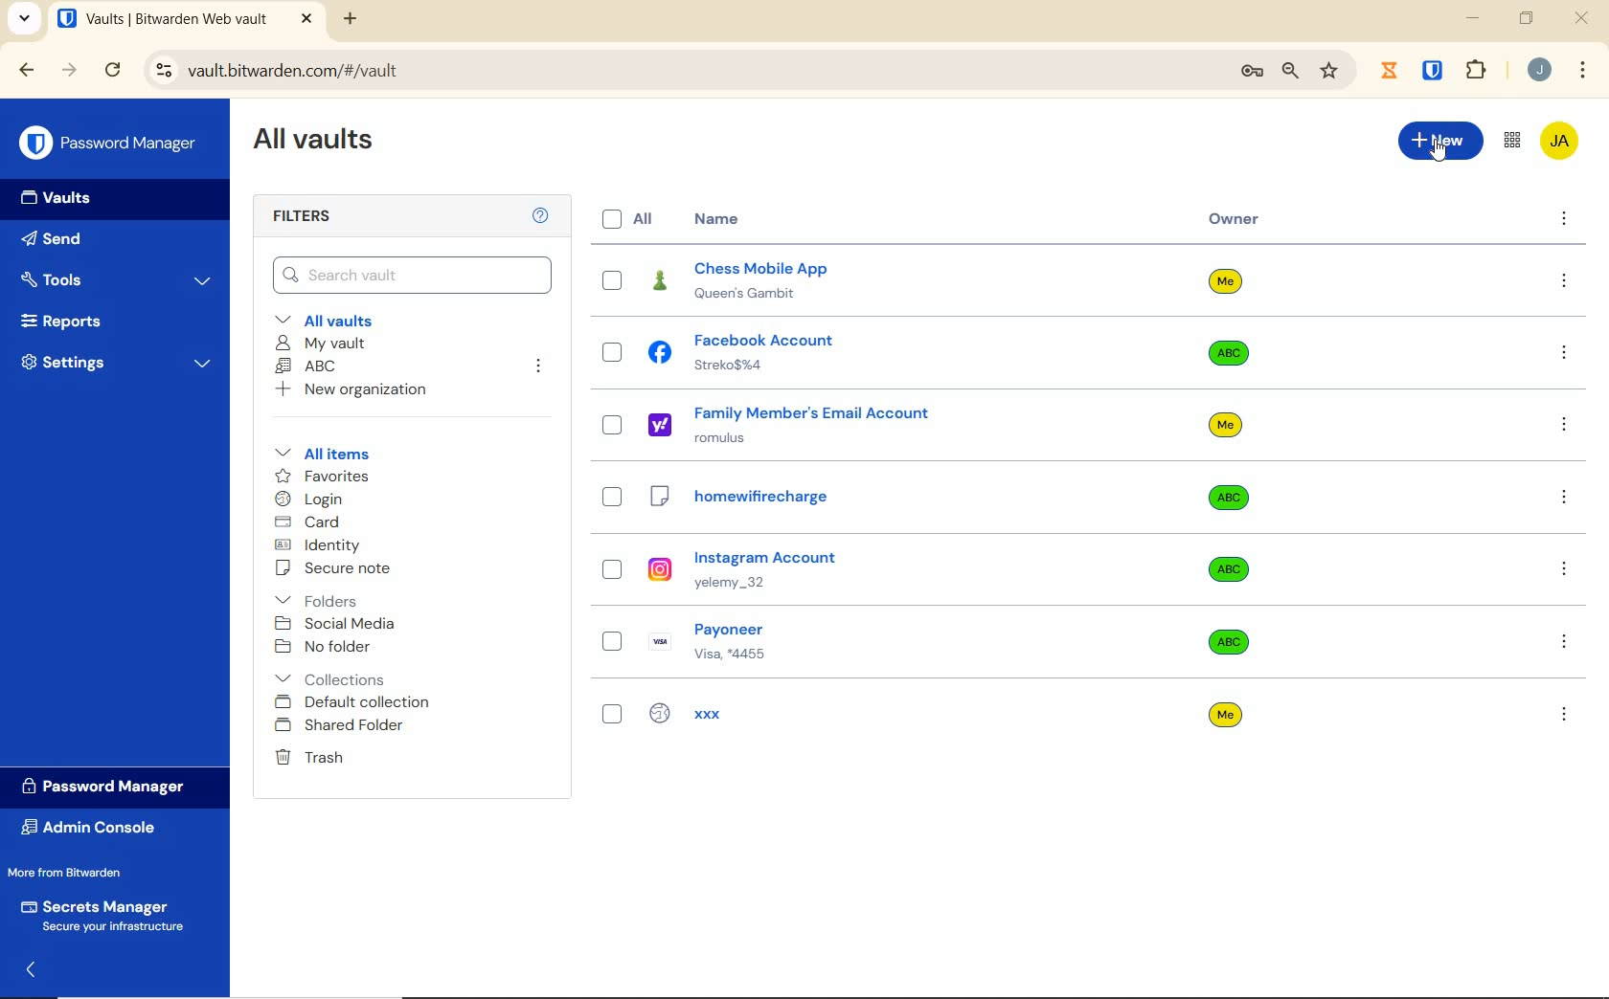 The height and width of the screenshot is (999, 1609). Describe the element at coordinates (631, 219) in the screenshot. I see `All` at that location.